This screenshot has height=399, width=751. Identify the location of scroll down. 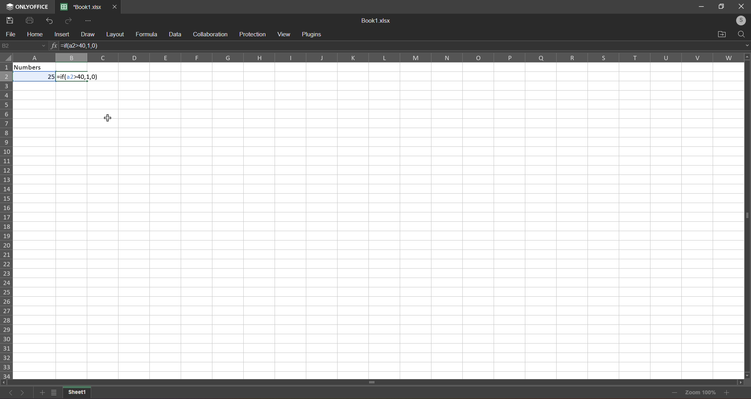
(748, 375).